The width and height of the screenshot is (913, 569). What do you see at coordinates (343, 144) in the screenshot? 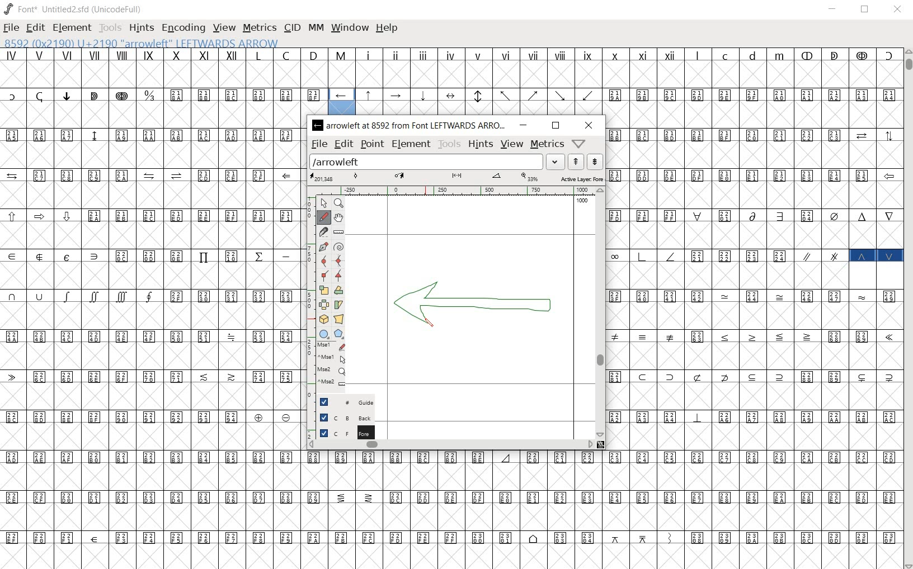
I see `edit` at bounding box center [343, 144].